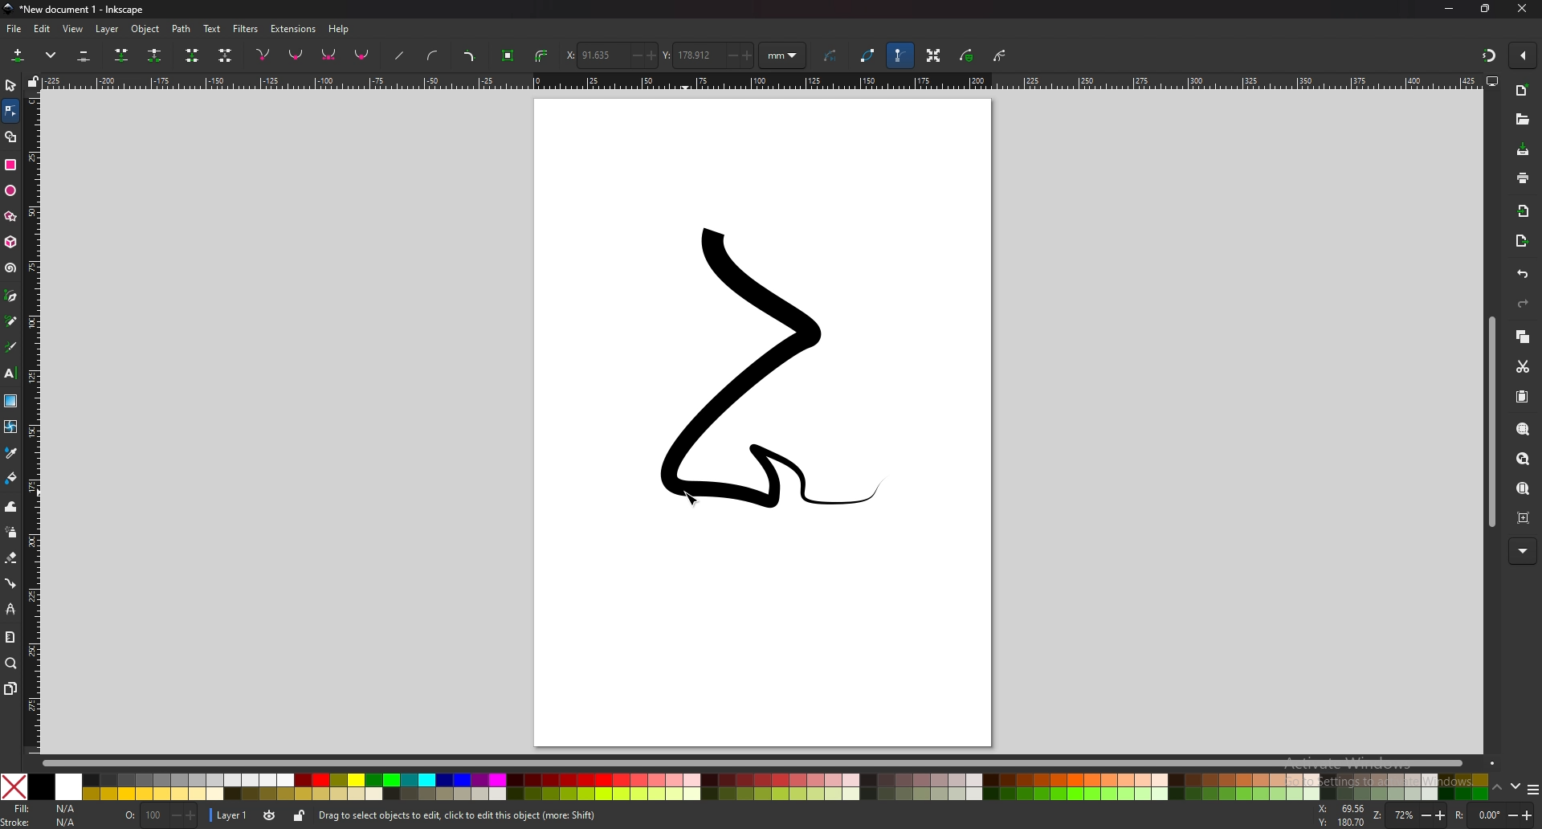  Describe the element at coordinates (11, 321) in the screenshot. I see `pencil` at that location.